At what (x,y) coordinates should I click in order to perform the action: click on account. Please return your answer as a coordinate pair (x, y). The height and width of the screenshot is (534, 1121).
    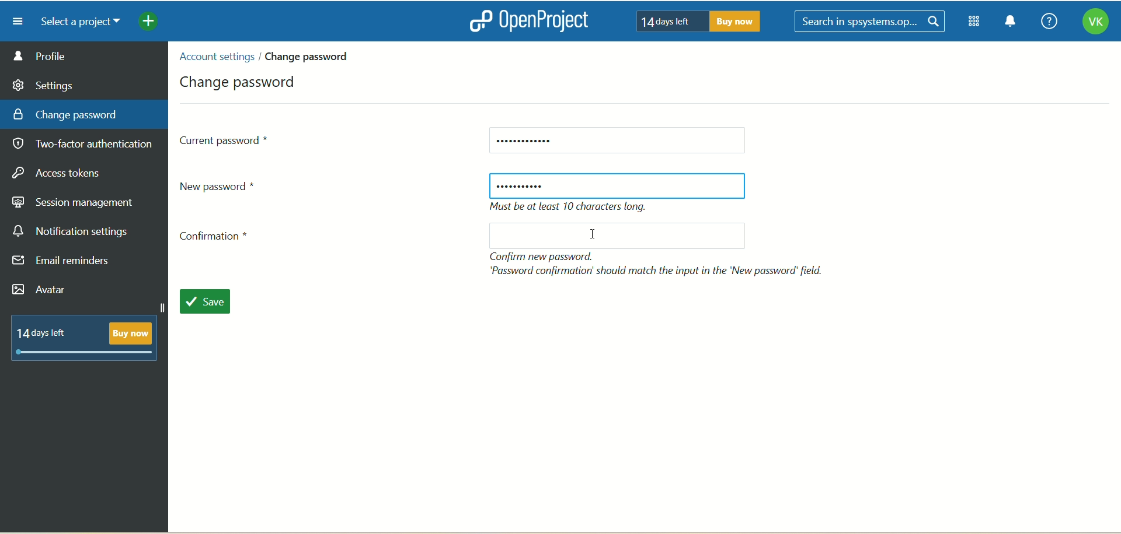
    Looking at the image, I should click on (1095, 23).